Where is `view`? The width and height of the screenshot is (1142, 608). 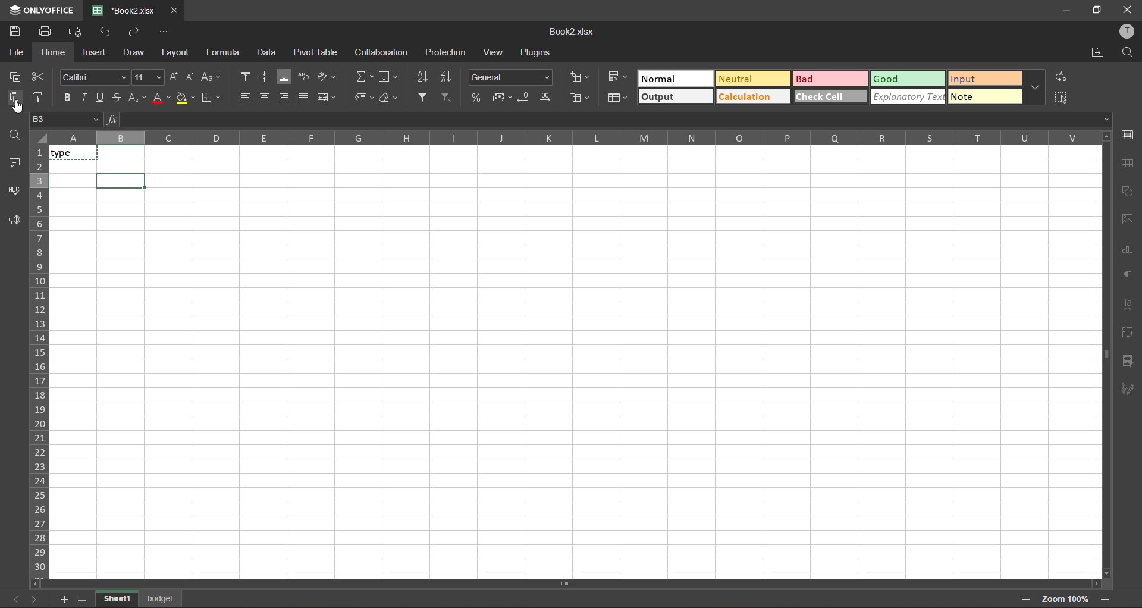
view is located at coordinates (492, 52).